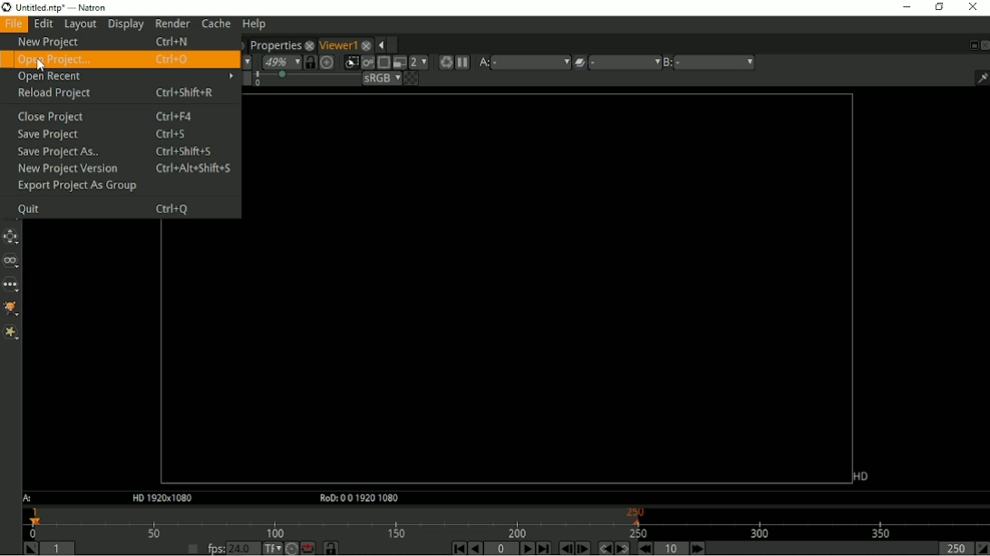  I want to click on Set playback out point, so click(982, 548).